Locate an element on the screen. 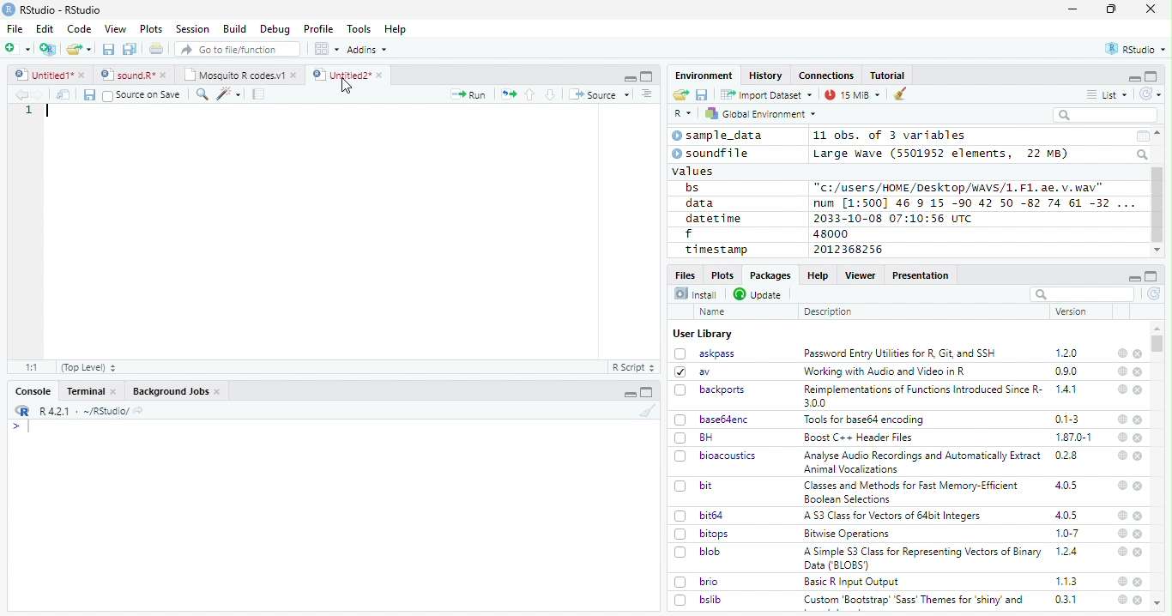 Image resolution: width=1172 pixels, height=616 pixels. soundfile is located at coordinates (711, 154).